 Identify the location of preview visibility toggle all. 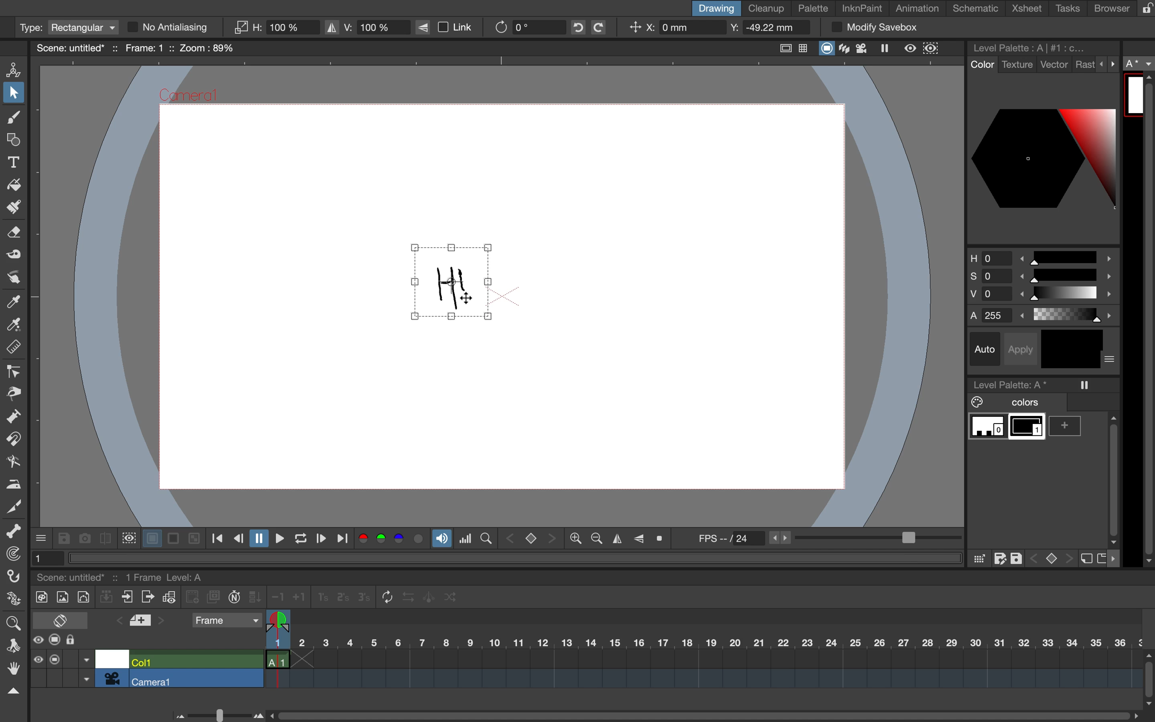
(37, 659).